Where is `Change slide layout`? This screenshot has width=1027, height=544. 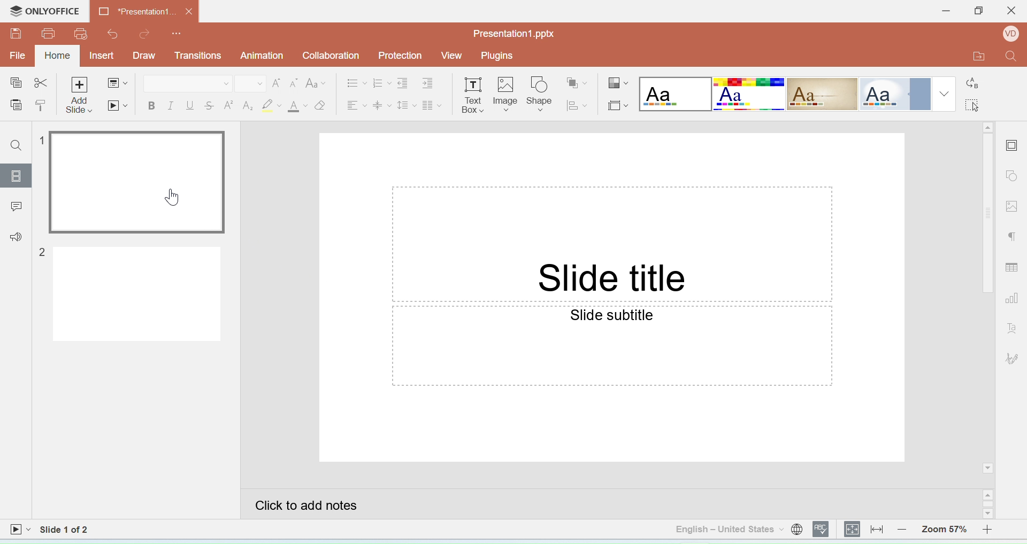
Change slide layout is located at coordinates (117, 84).